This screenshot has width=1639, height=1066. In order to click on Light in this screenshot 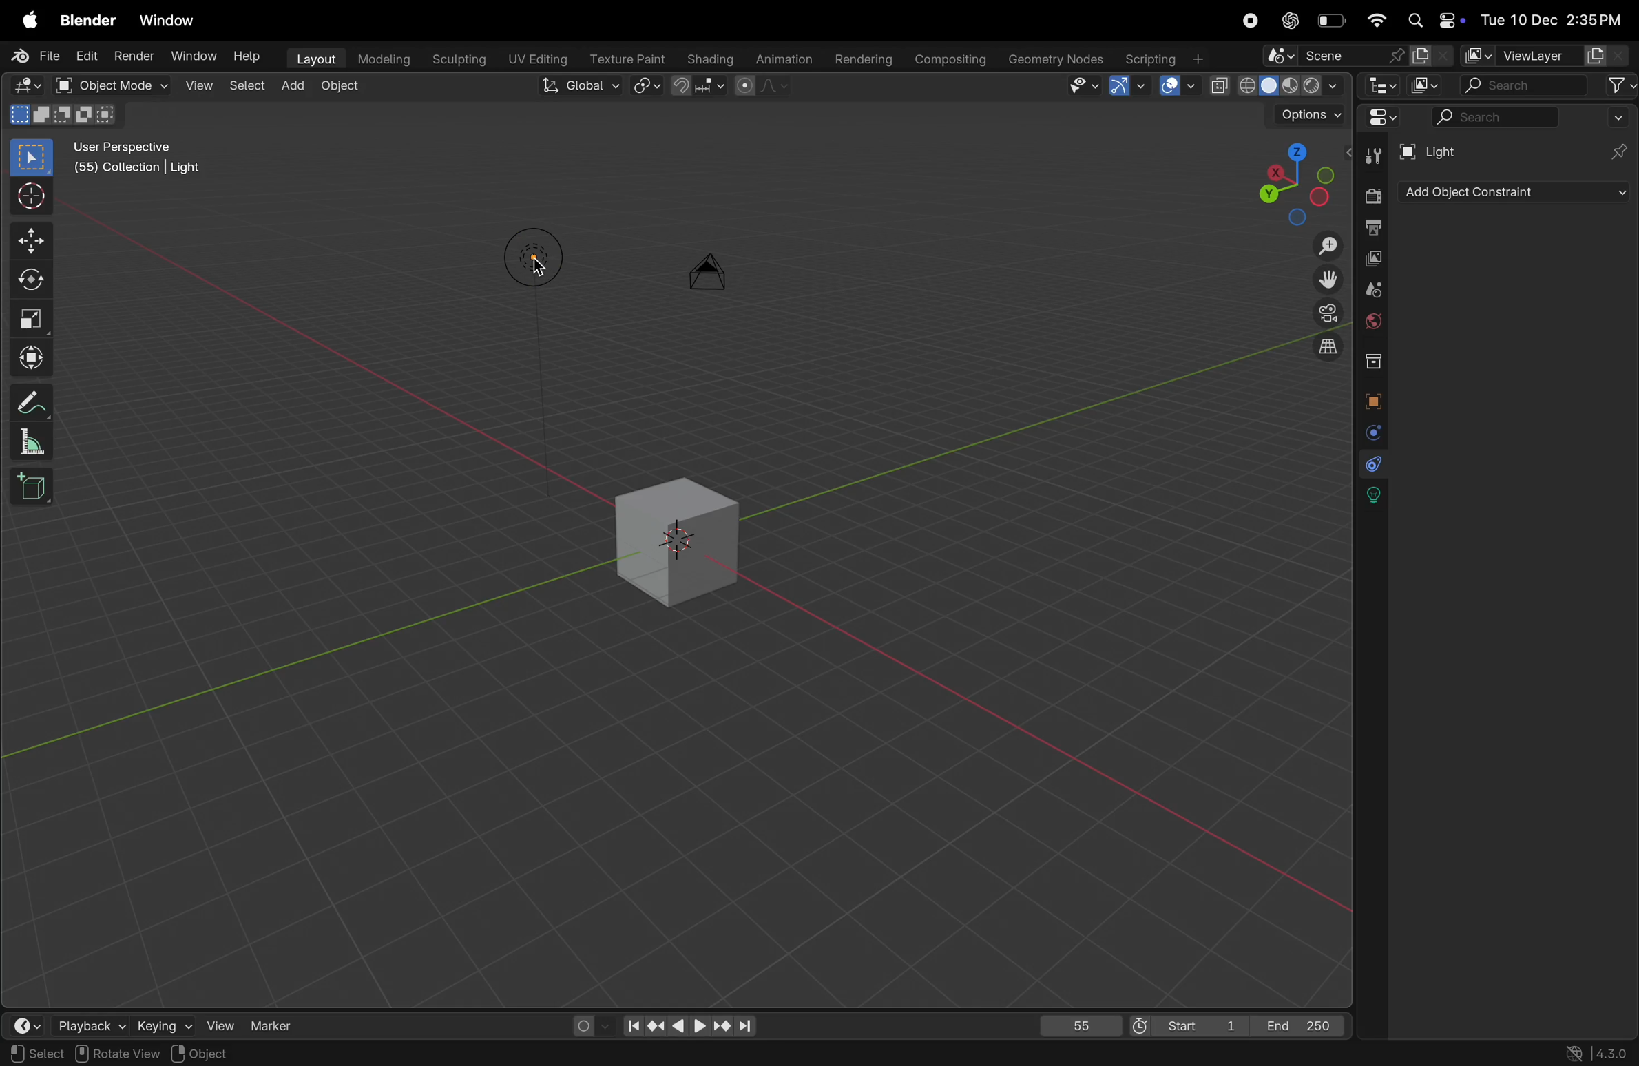, I will do `click(1437, 150)`.